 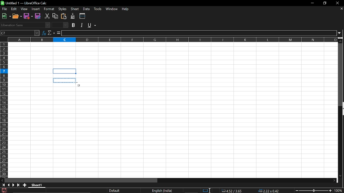 I want to click on Move down, so click(x=341, y=176).